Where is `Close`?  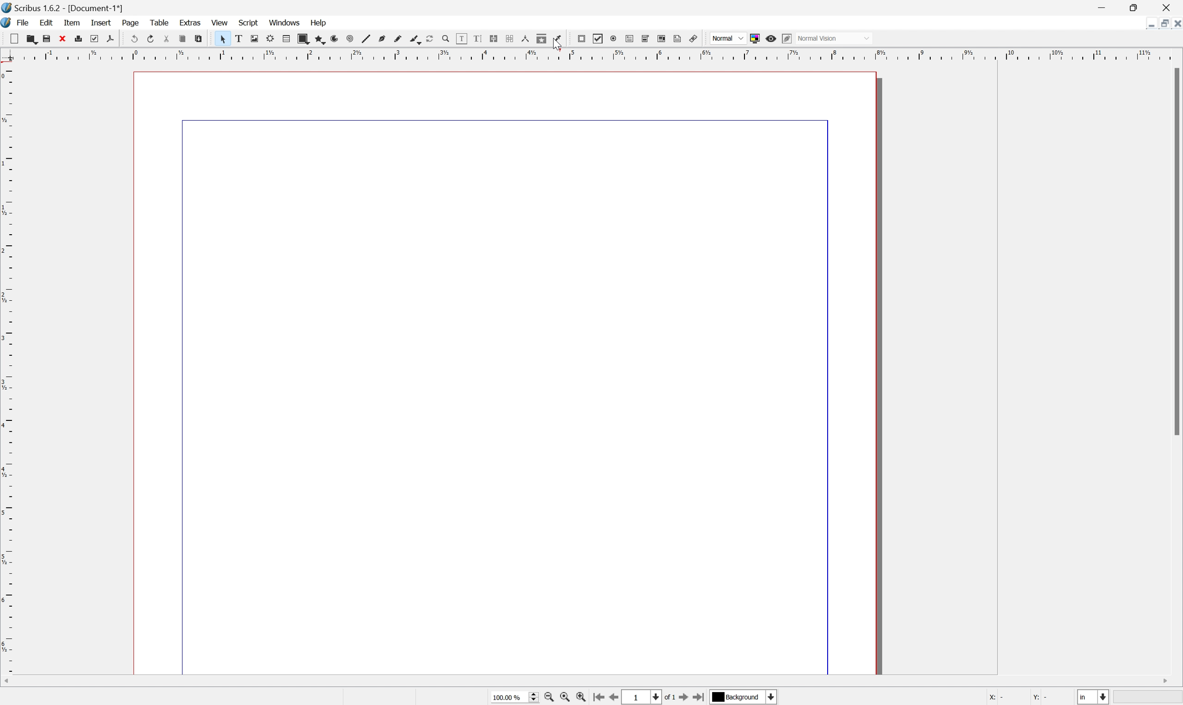 Close is located at coordinates (1168, 8).